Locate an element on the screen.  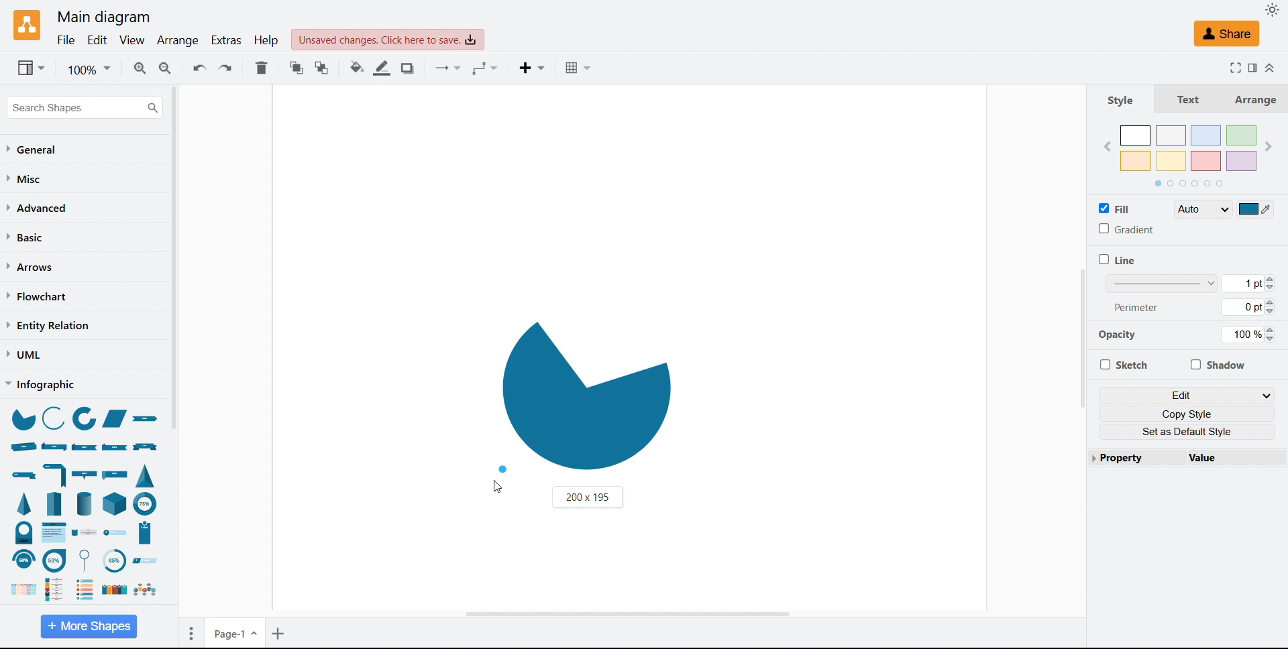
More shapes  is located at coordinates (89, 626).